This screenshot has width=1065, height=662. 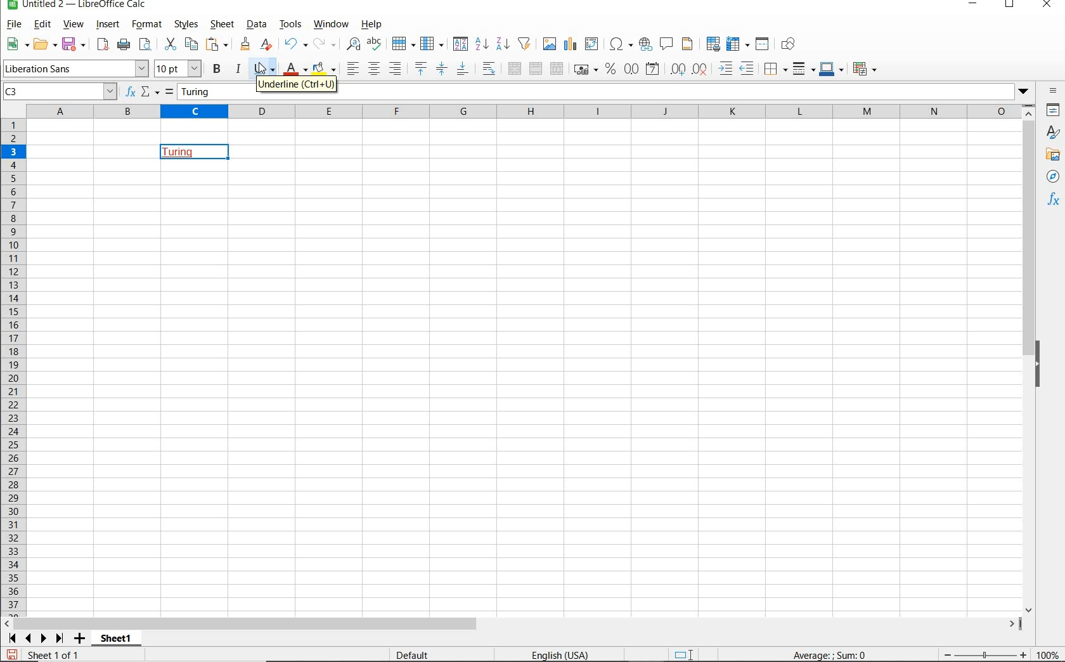 I want to click on NAVIGATOR, so click(x=1054, y=178).